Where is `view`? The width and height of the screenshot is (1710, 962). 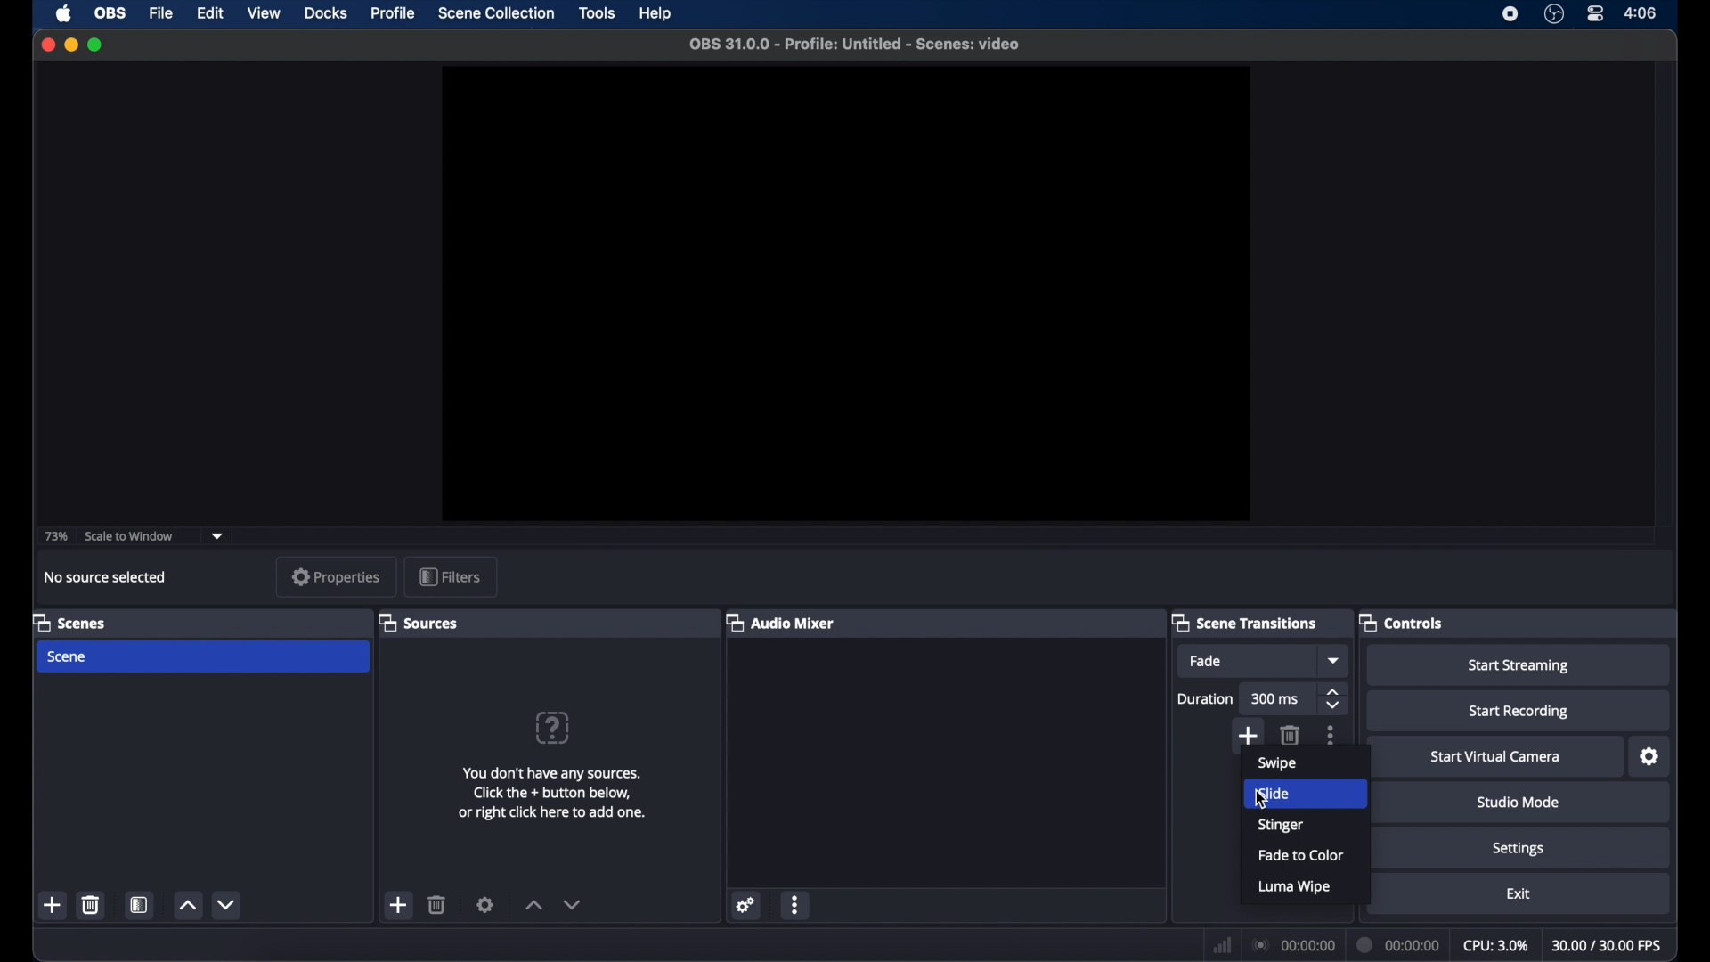 view is located at coordinates (264, 14).